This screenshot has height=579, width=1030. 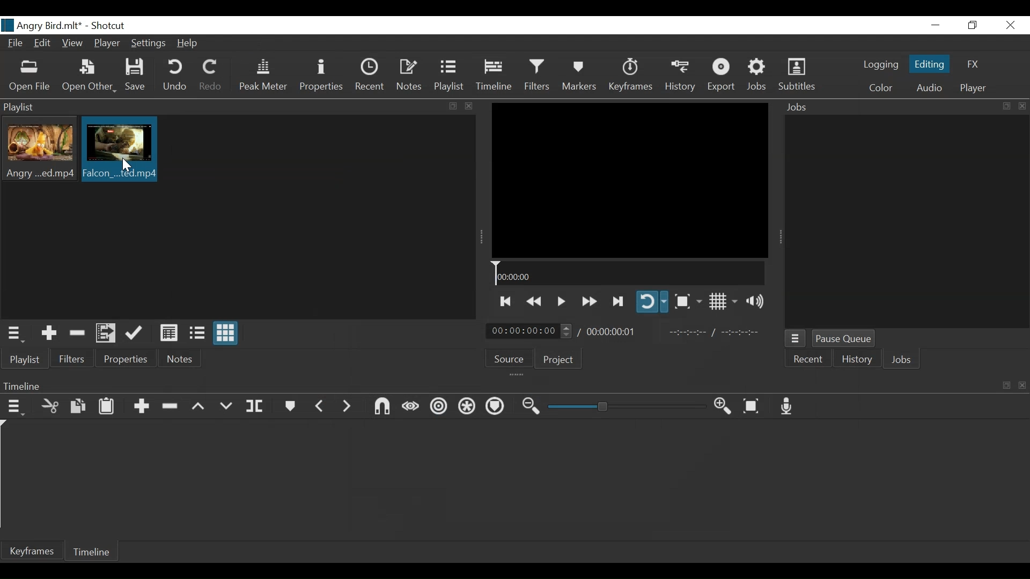 I want to click on Timeline, so click(x=489, y=384).